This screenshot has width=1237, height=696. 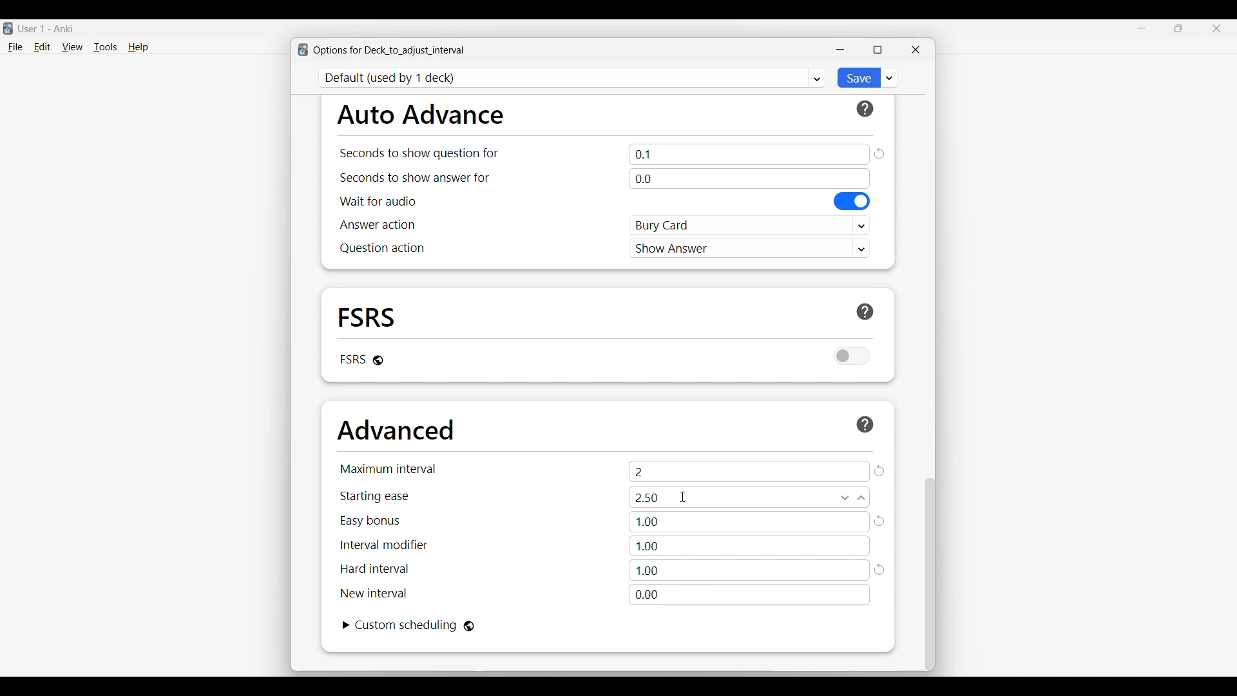 What do you see at coordinates (573, 78) in the screenshot?
I see `Click to access other decks for settings` at bounding box center [573, 78].